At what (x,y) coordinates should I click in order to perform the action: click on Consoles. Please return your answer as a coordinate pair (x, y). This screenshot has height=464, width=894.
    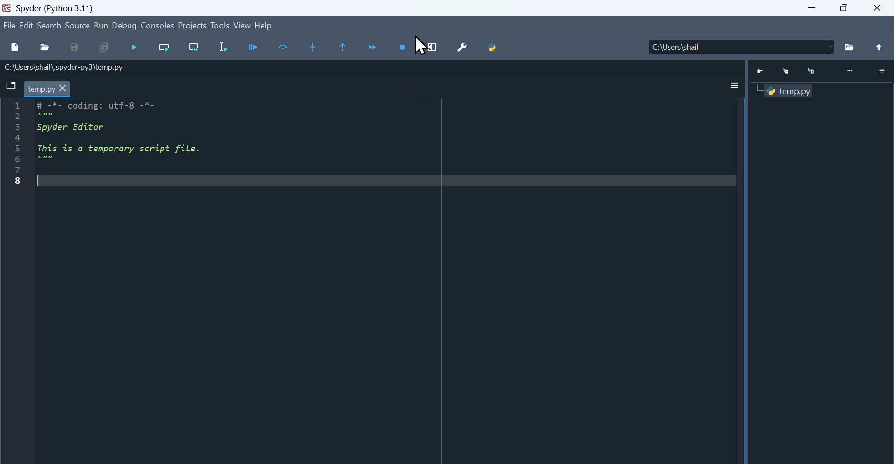
    Looking at the image, I should click on (158, 26).